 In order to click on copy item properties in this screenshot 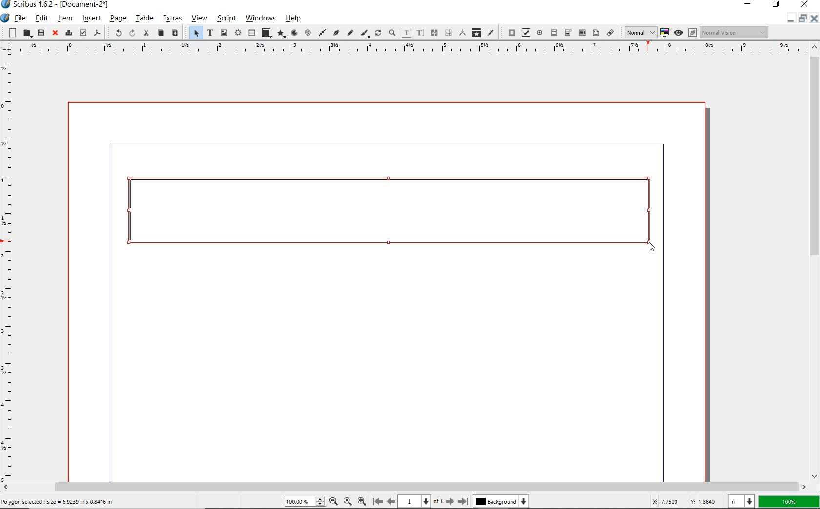, I will do `click(476, 32)`.